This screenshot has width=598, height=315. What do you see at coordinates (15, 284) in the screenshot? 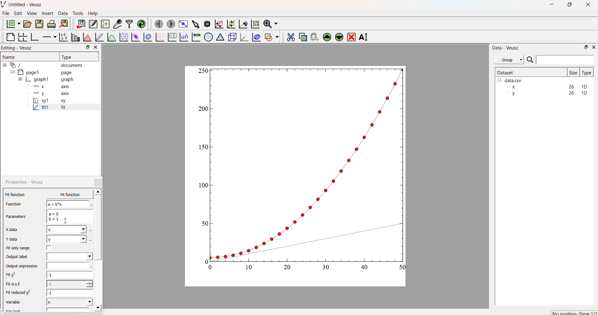
I see `Fit dof.` at bounding box center [15, 284].